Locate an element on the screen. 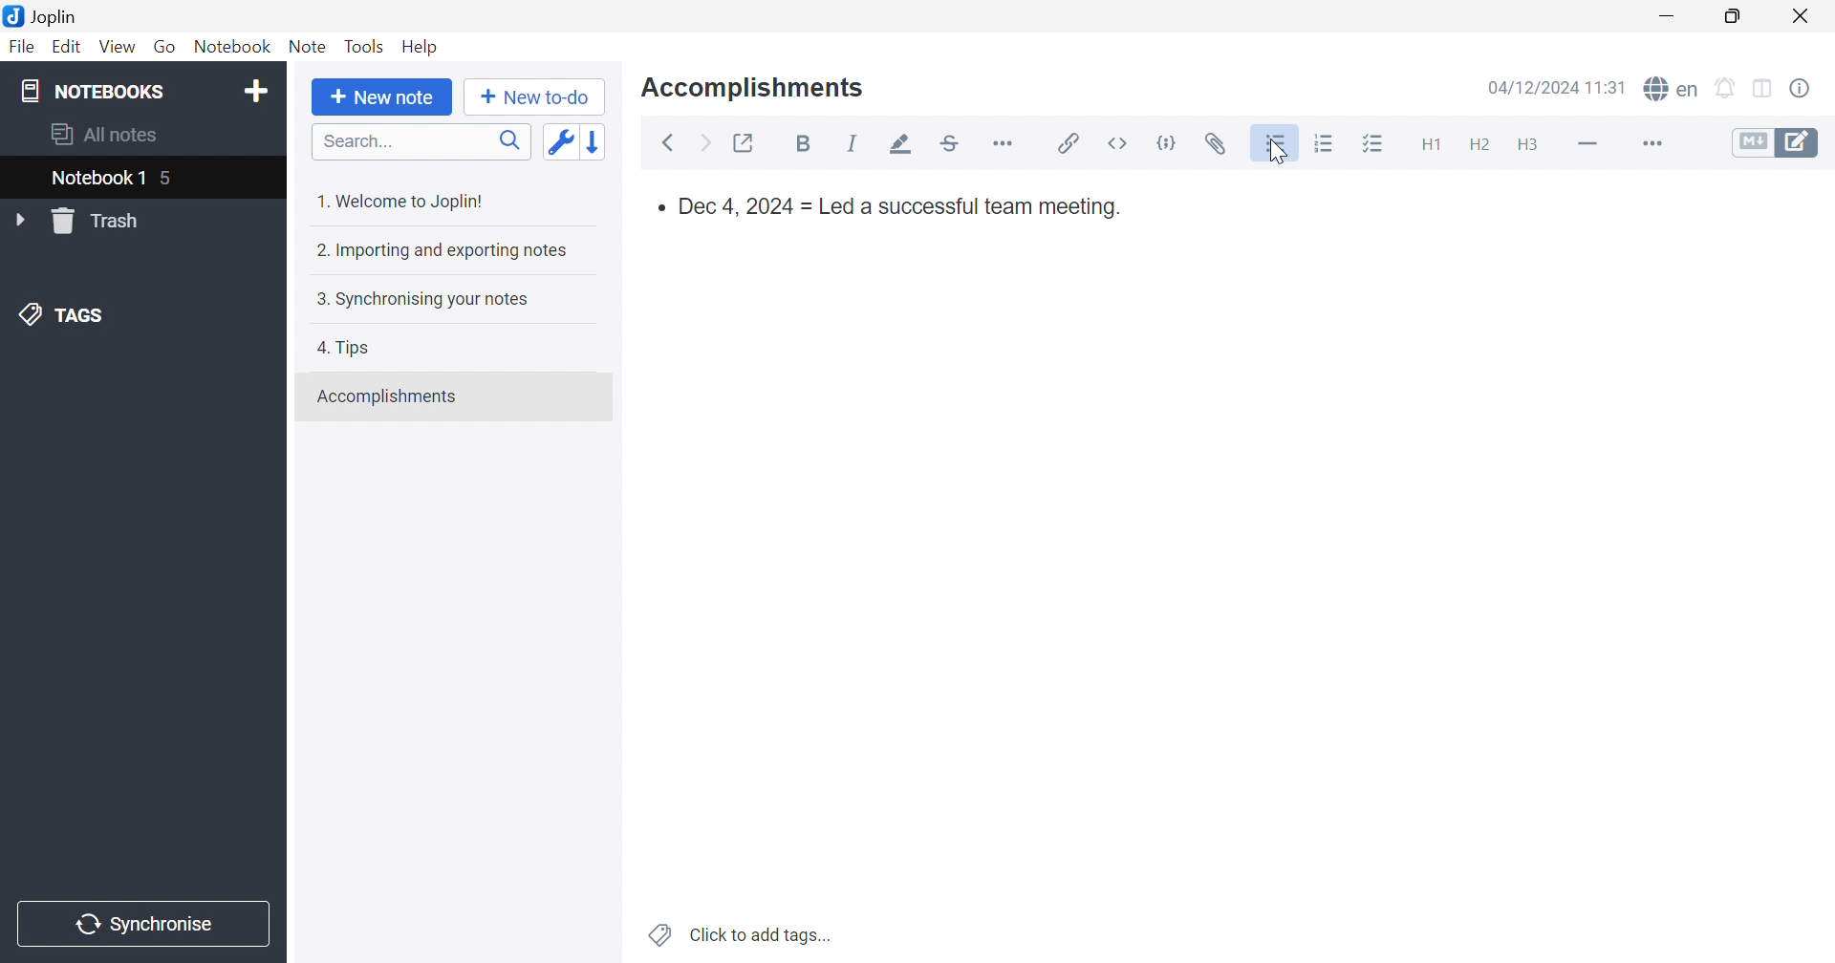 The width and height of the screenshot is (1835, 963). Note is located at coordinates (307, 49).